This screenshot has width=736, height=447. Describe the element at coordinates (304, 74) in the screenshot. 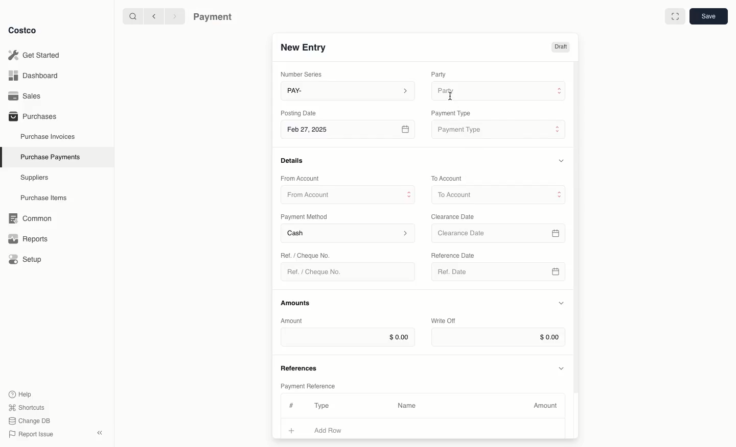

I see `Number Series` at that location.